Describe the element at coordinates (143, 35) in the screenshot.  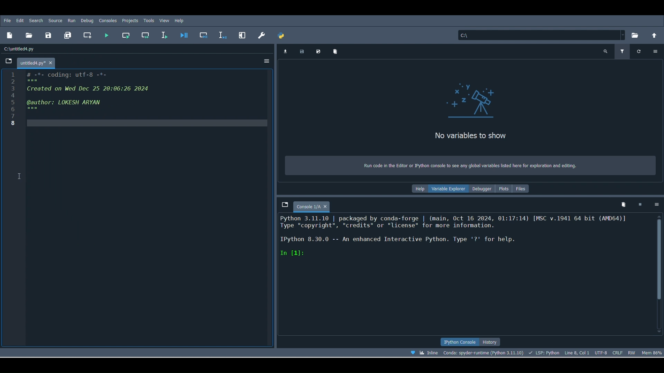
I see `Run current cell and go to the next one (Shift + Return)` at that location.